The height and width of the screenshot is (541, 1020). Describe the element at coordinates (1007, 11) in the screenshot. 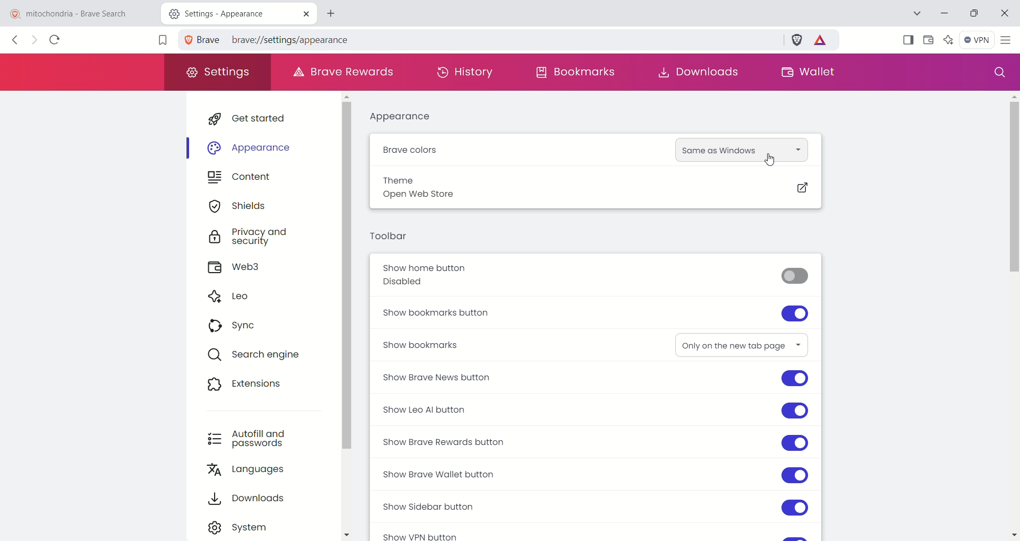

I see `close` at that location.